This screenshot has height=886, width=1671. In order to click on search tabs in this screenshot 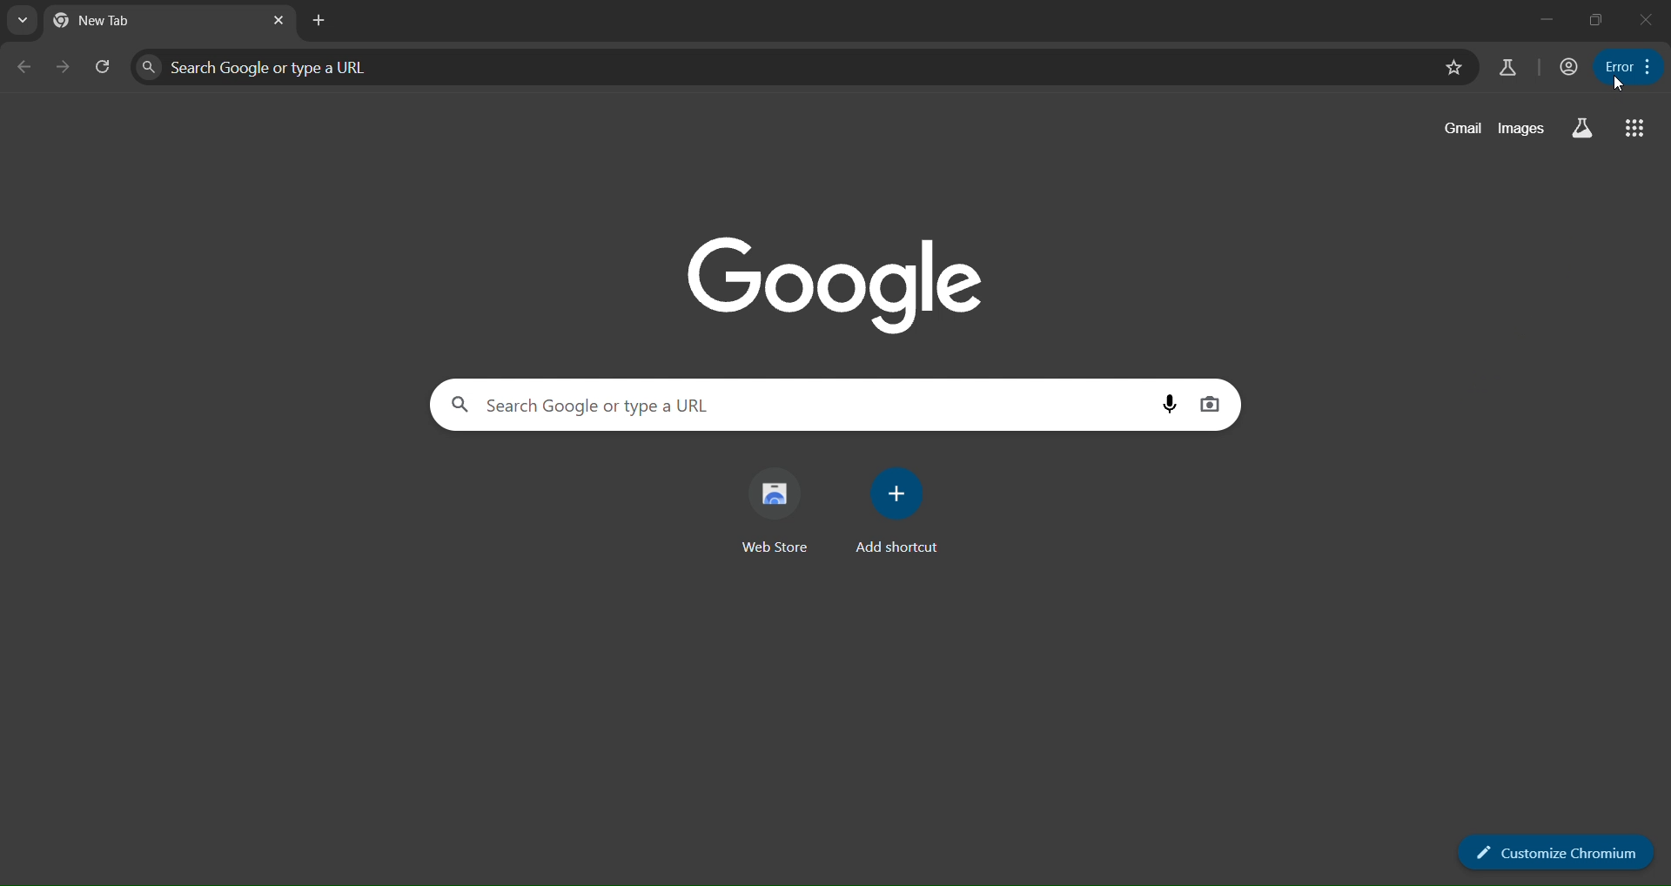, I will do `click(20, 21)`.